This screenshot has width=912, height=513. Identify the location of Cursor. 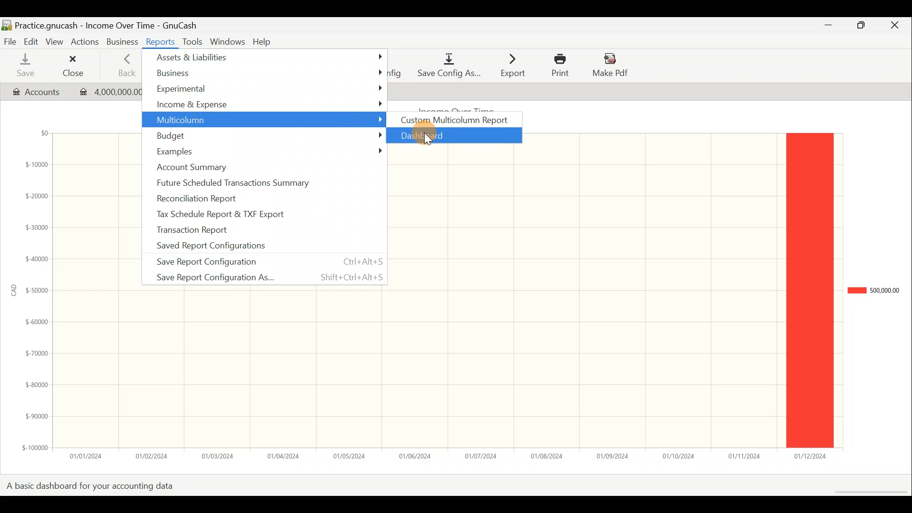
(435, 135).